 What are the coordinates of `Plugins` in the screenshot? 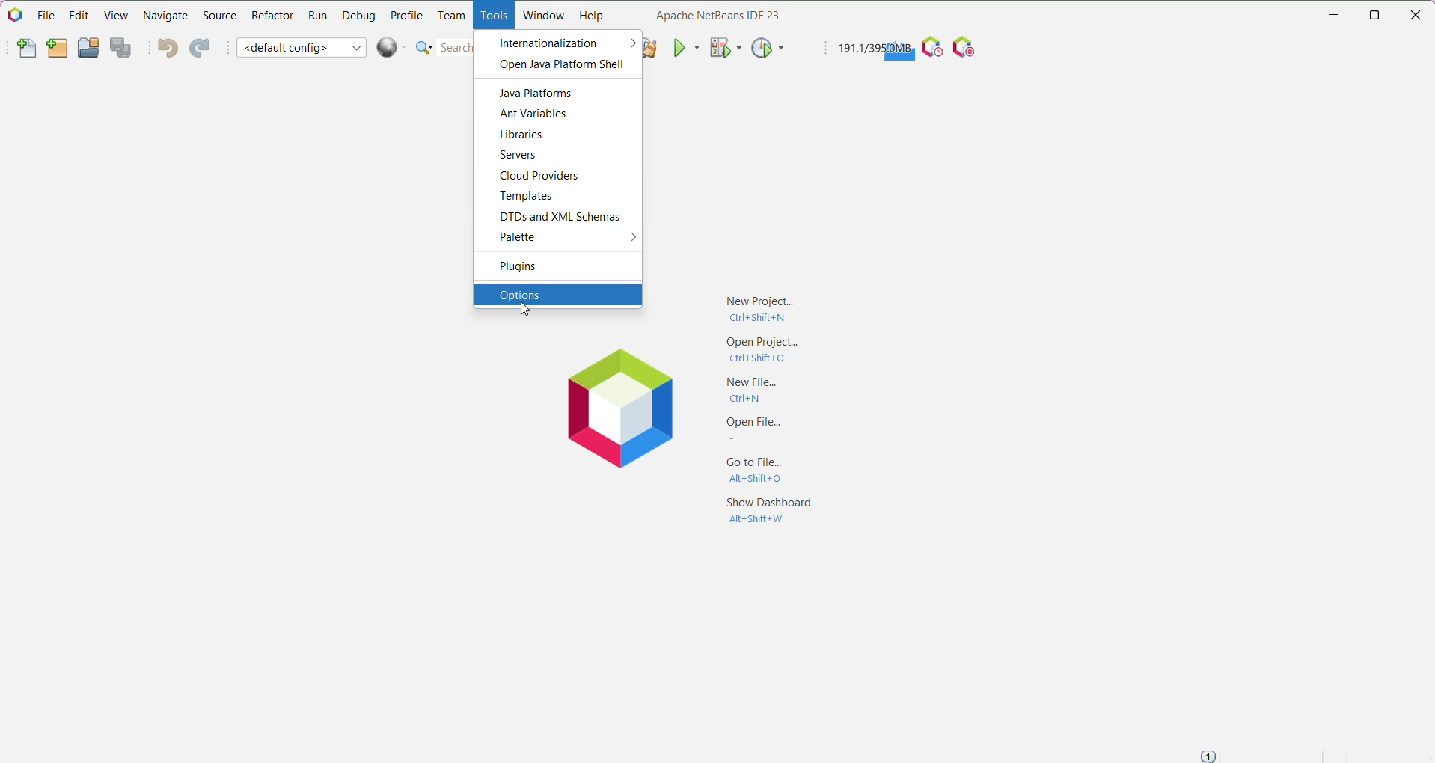 It's located at (529, 266).